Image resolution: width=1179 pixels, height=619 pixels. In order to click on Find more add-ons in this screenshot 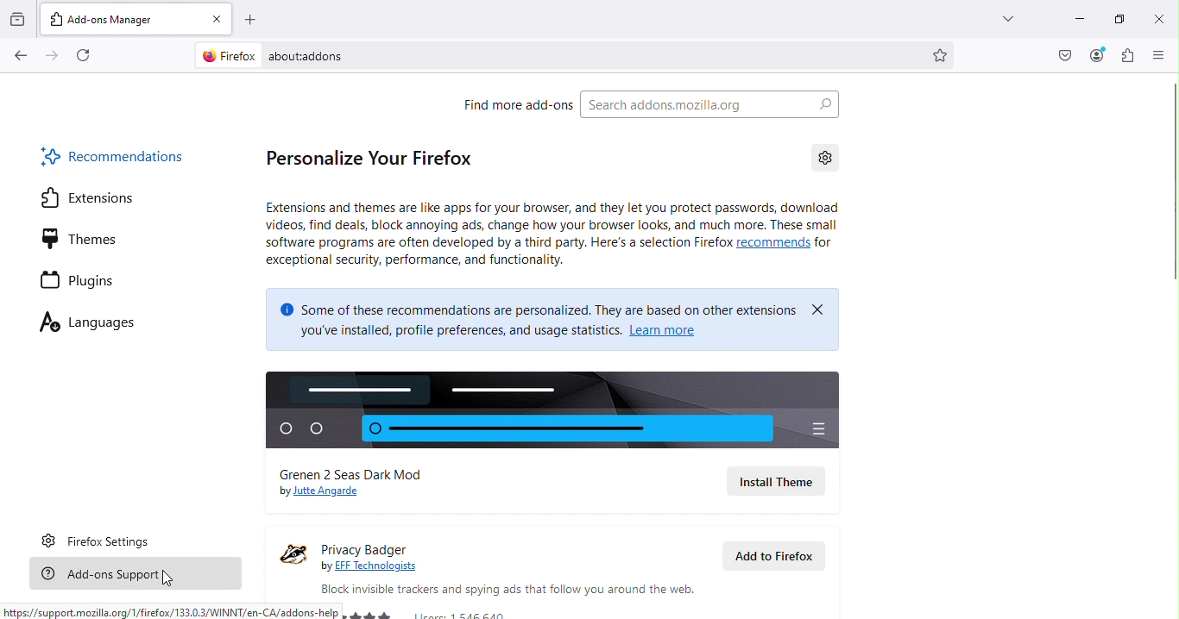, I will do `click(508, 105)`.